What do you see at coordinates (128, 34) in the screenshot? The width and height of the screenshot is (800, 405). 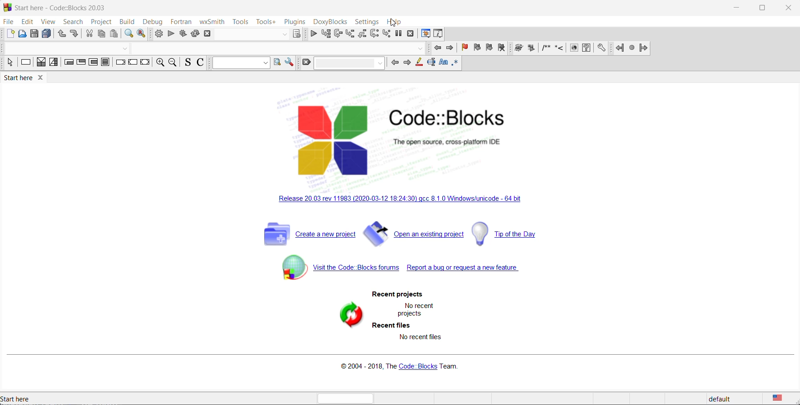 I see `find` at bounding box center [128, 34].